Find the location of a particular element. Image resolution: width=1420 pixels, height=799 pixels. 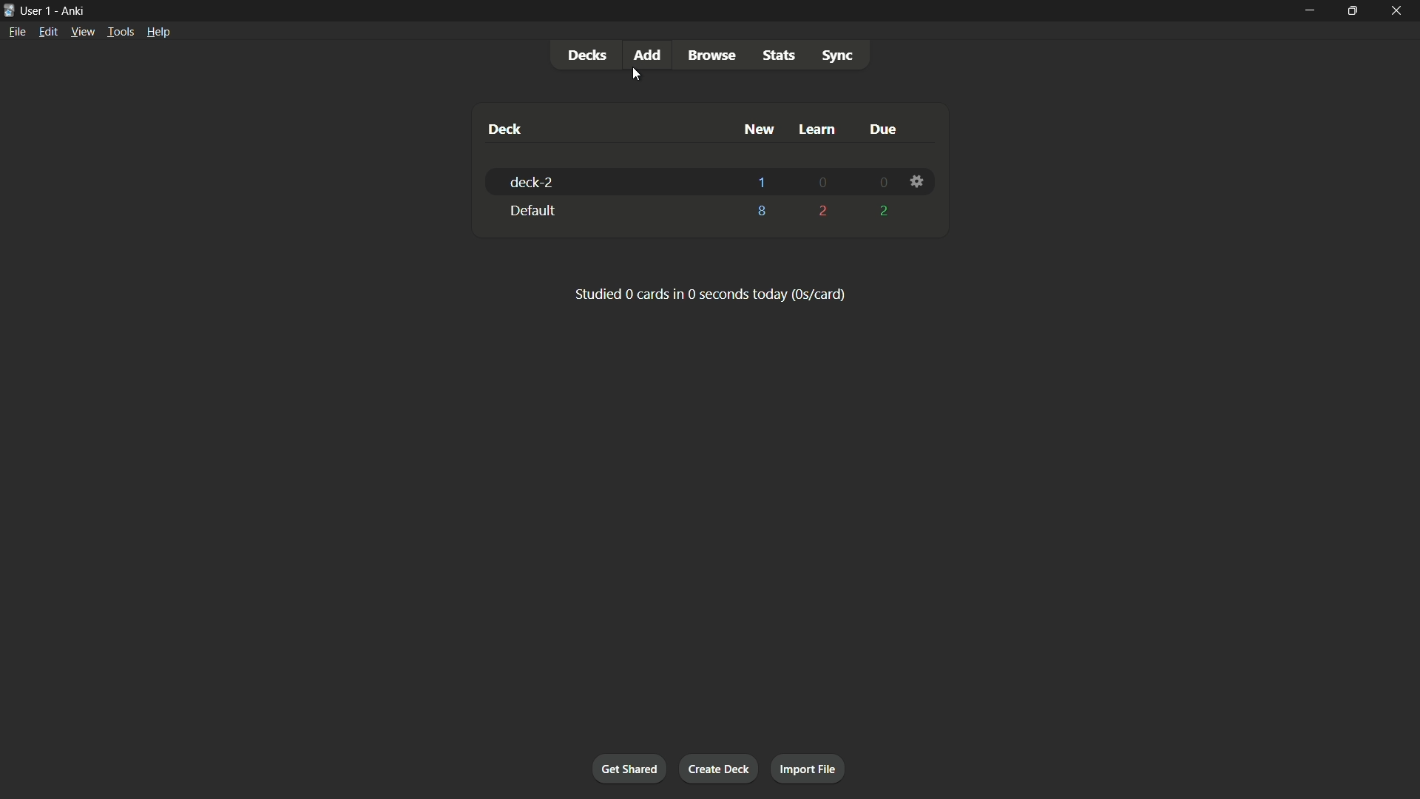

view menu is located at coordinates (82, 32).